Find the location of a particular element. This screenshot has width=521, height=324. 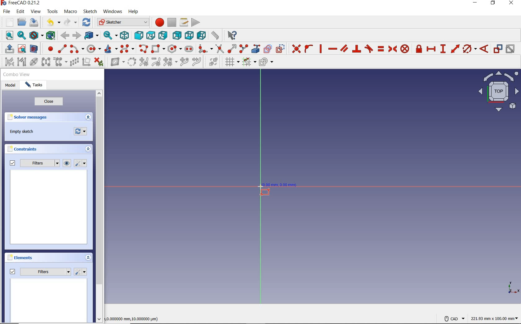

constraints is located at coordinates (24, 149).